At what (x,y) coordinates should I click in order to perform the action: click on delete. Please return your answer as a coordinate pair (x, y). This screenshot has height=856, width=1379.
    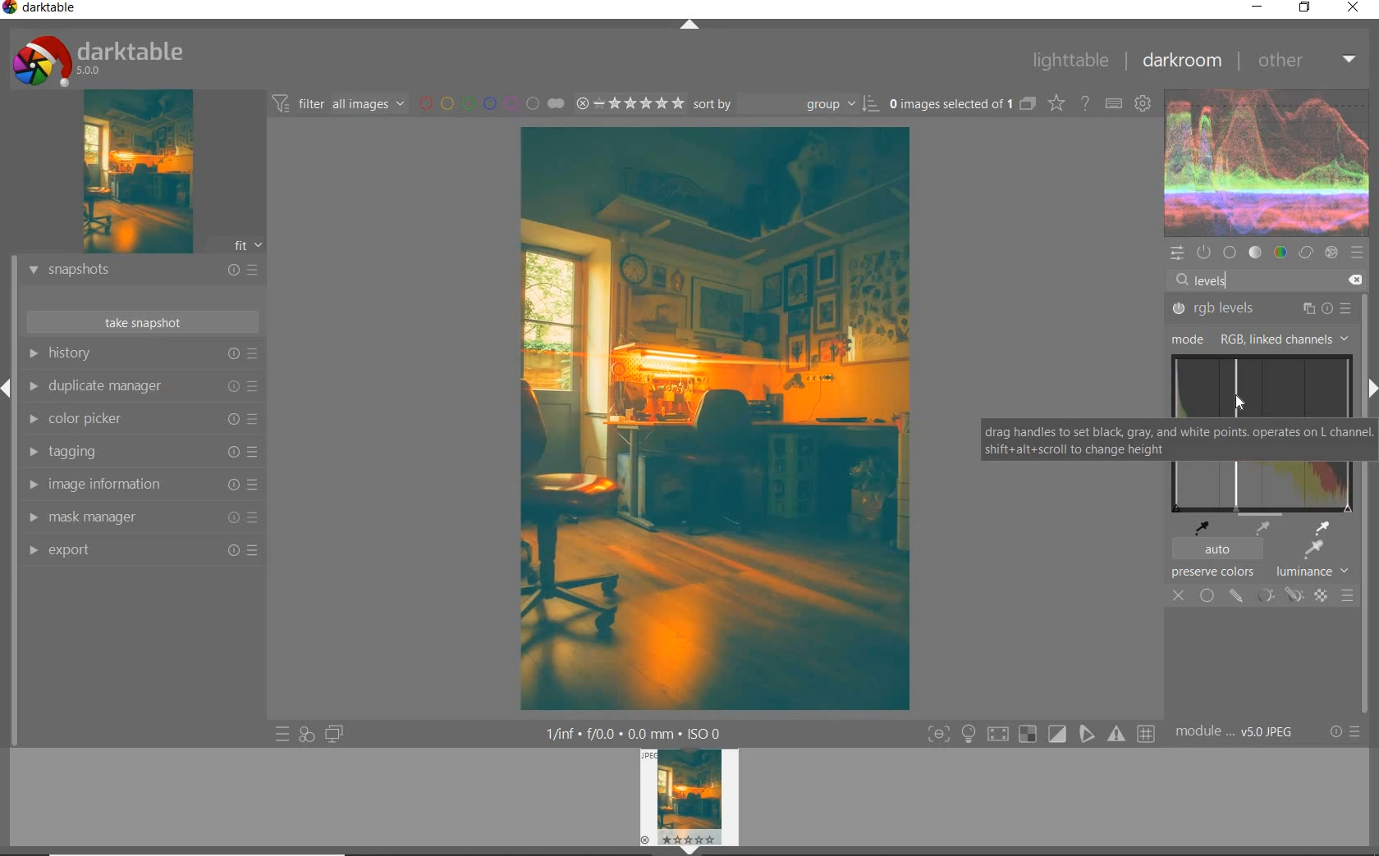
    Looking at the image, I should click on (1356, 280).